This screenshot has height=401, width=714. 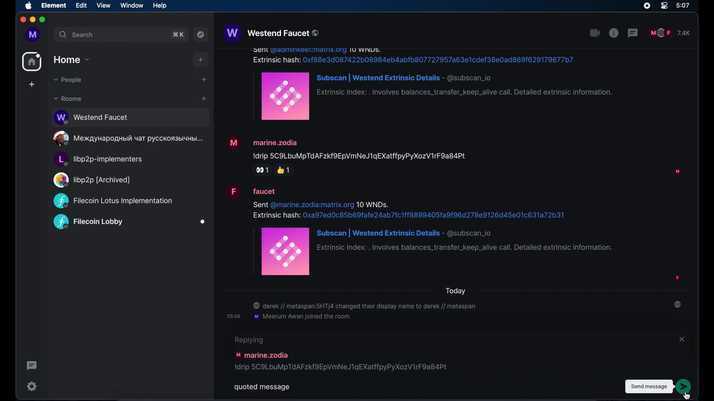 What do you see at coordinates (203, 79) in the screenshot?
I see `start chat` at bounding box center [203, 79].